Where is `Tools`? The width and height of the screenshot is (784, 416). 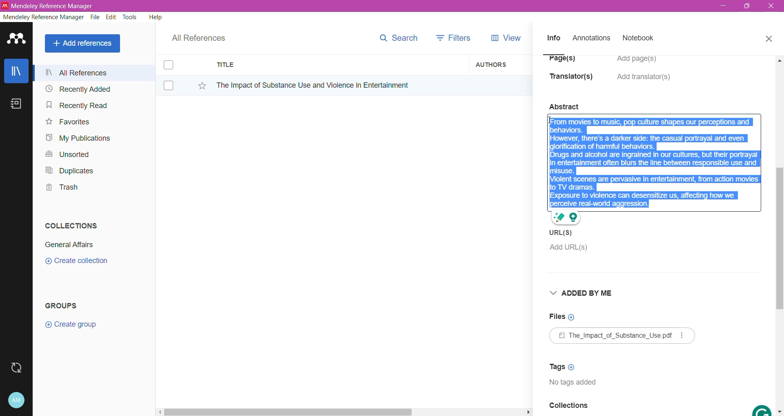 Tools is located at coordinates (130, 17).